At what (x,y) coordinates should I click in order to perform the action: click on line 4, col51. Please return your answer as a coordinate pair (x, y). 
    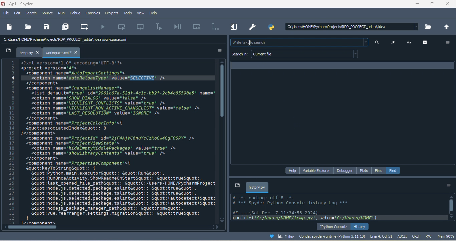
    Looking at the image, I should click on (381, 236).